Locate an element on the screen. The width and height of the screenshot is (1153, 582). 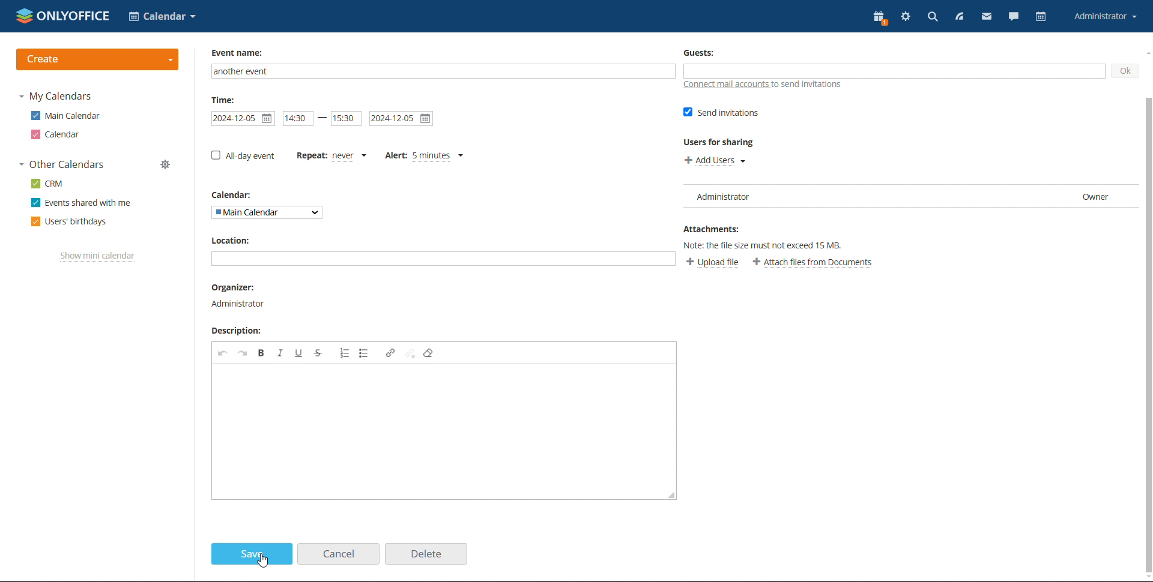
crm is located at coordinates (46, 184).